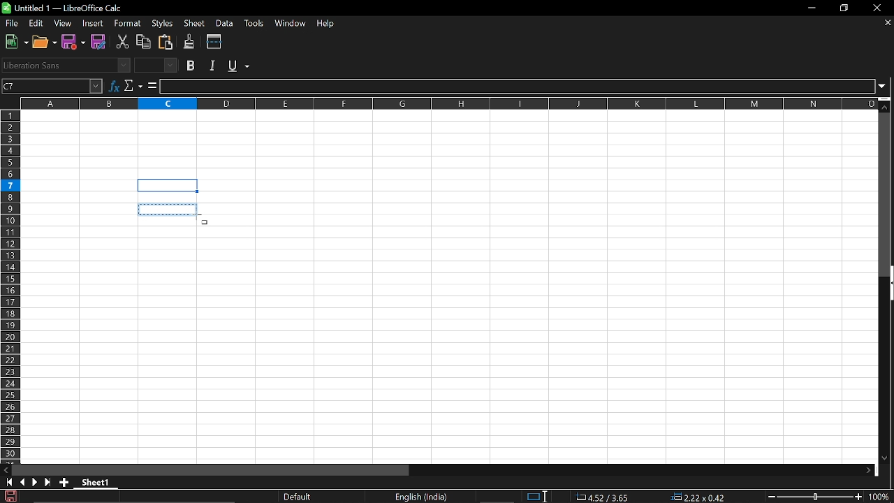  What do you see at coordinates (164, 42) in the screenshot?
I see `Paste` at bounding box center [164, 42].